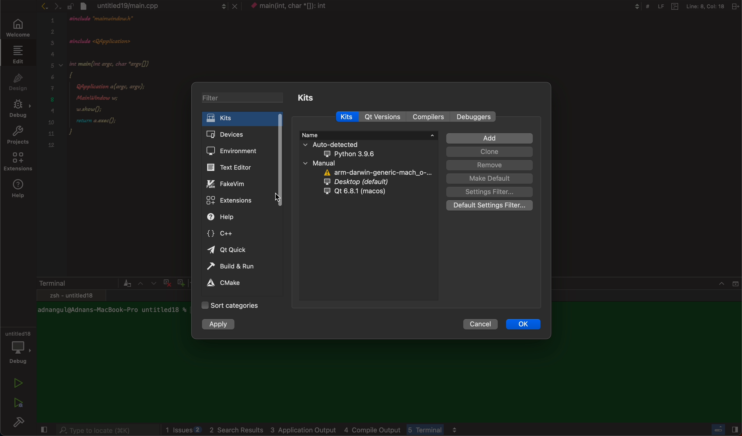  What do you see at coordinates (20, 189) in the screenshot?
I see `help` at bounding box center [20, 189].